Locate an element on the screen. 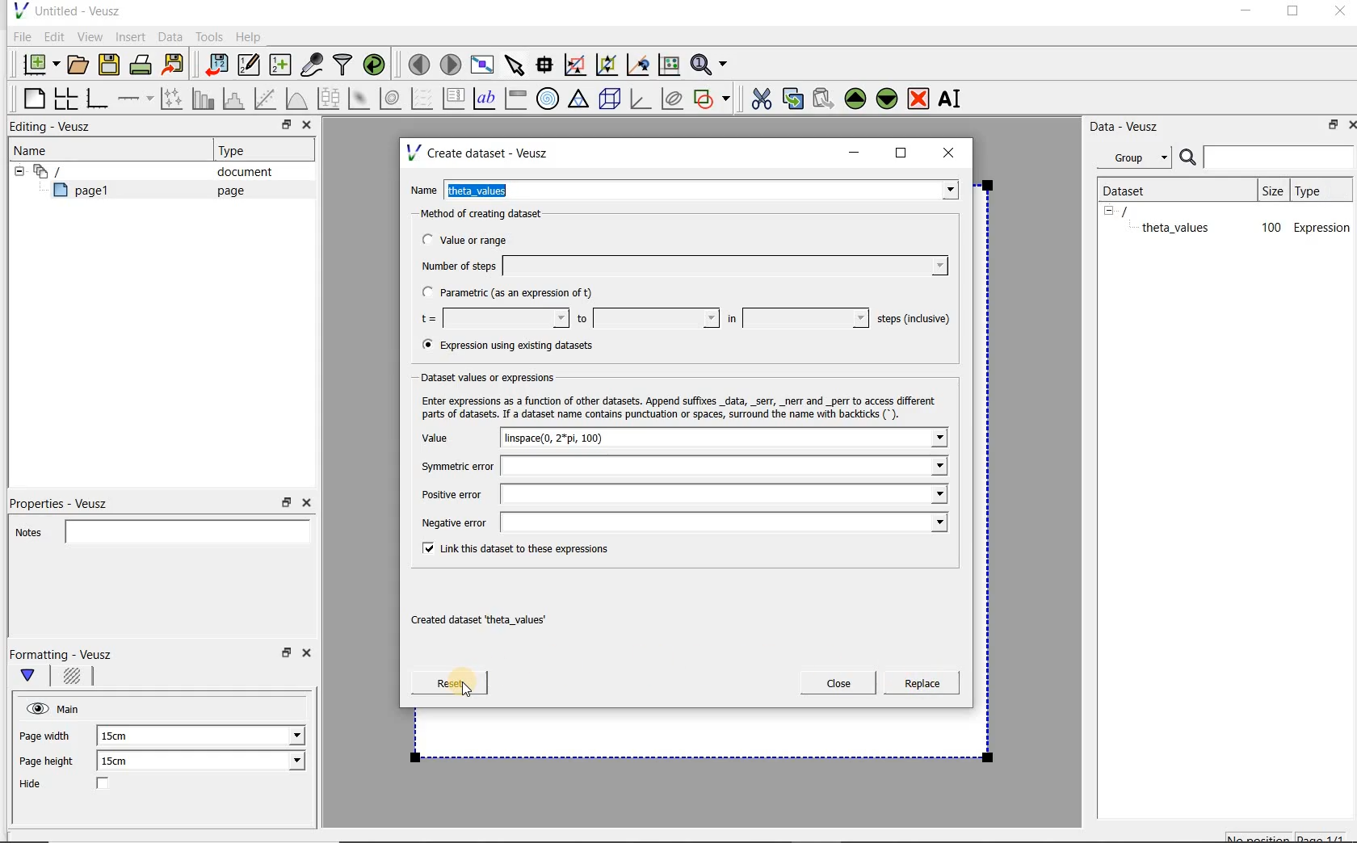 The image size is (1357, 843). Edit is located at coordinates (53, 36).